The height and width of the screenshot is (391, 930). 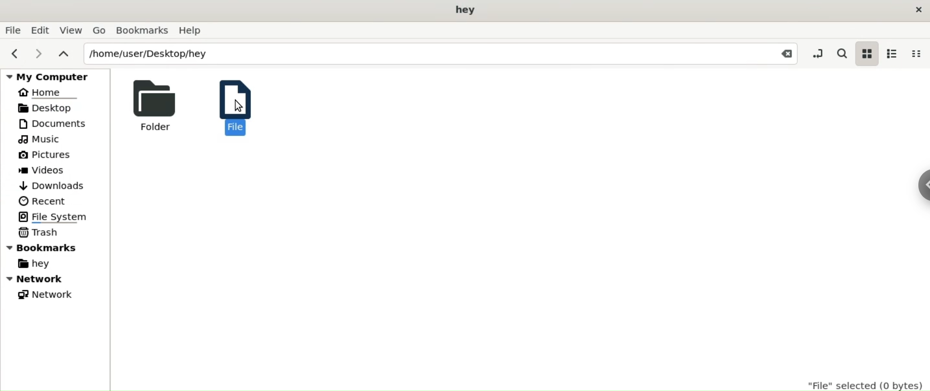 What do you see at coordinates (38, 56) in the screenshot?
I see `next` at bounding box center [38, 56].